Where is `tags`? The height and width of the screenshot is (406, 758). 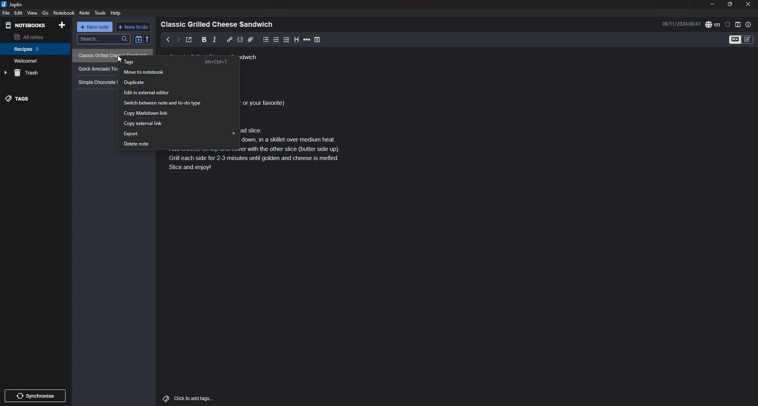
tags is located at coordinates (34, 99).